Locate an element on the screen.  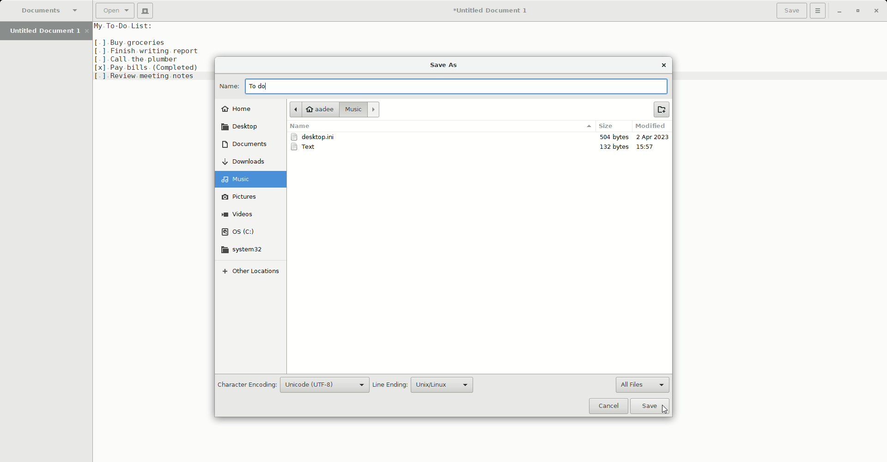
OS is located at coordinates (244, 230).